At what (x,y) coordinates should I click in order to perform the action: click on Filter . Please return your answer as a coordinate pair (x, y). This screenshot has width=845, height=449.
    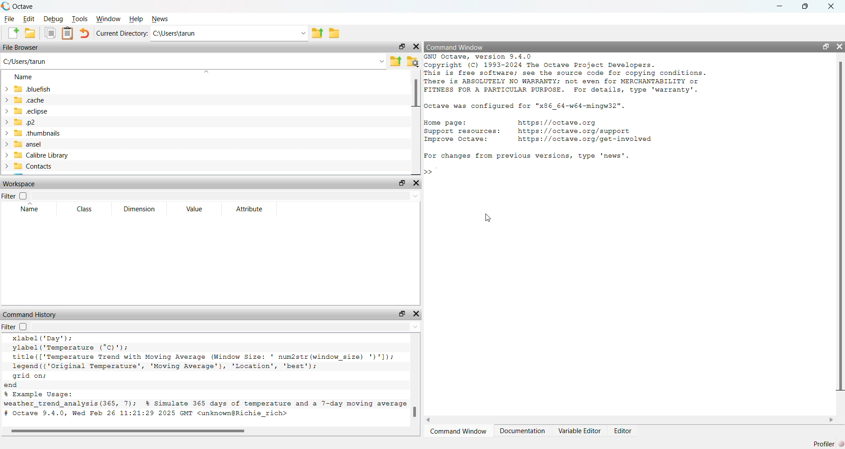
    Looking at the image, I should click on (17, 196).